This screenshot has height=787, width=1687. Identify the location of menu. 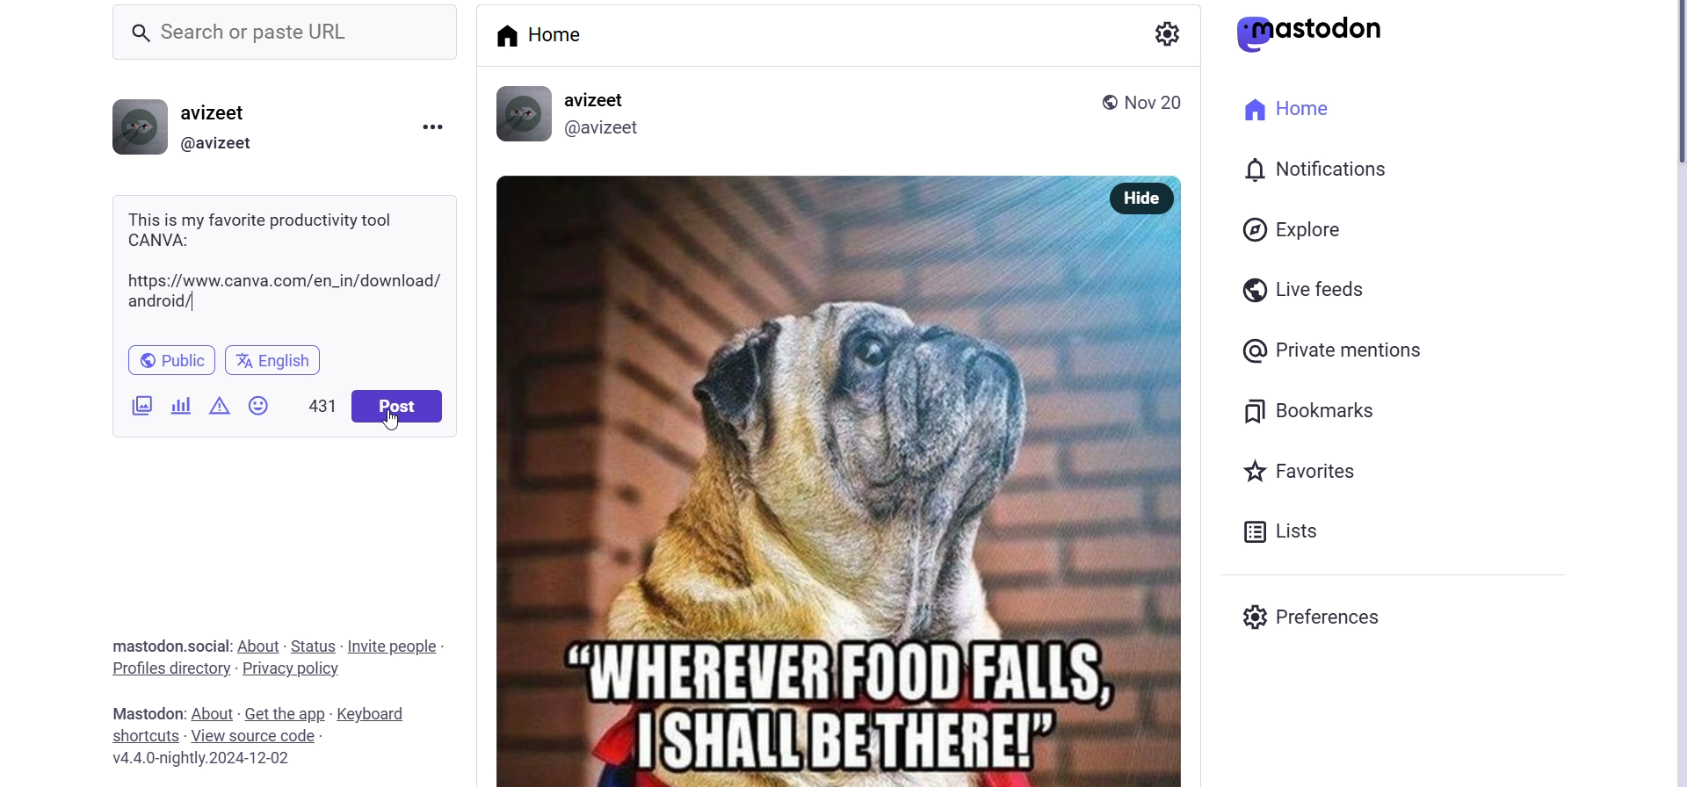
(433, 129).